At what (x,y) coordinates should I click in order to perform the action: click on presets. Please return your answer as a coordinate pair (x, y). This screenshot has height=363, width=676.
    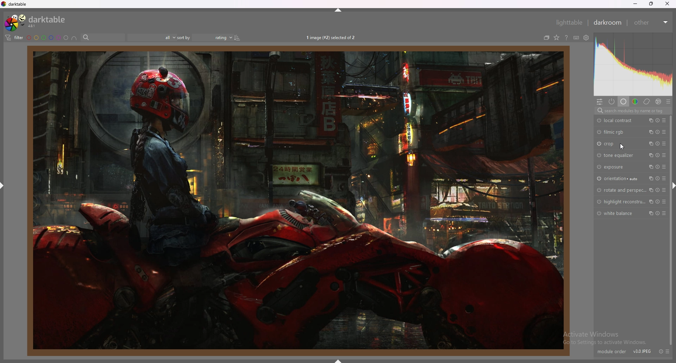
    Looking at the image, I should click on (664, 178).